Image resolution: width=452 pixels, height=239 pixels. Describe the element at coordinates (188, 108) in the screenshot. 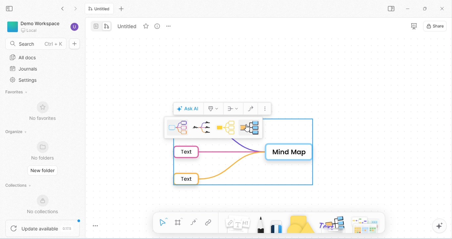

I see `Ask AI` at that location.